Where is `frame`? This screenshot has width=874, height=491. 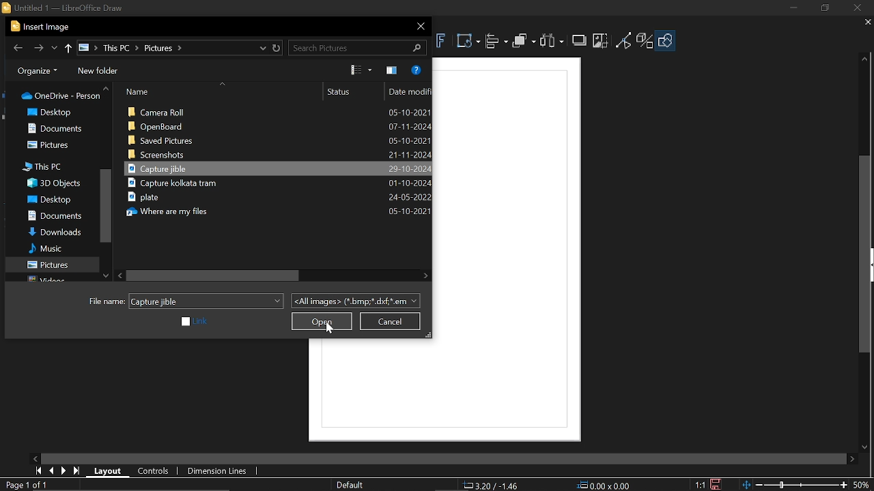 frame is located at coordinates (511, 251).